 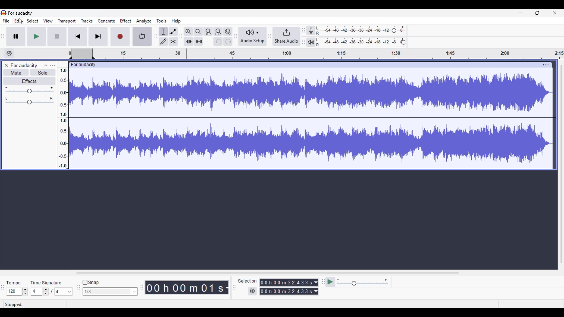 I want to click on Skip/Select to end, so click(x=98, y=36).